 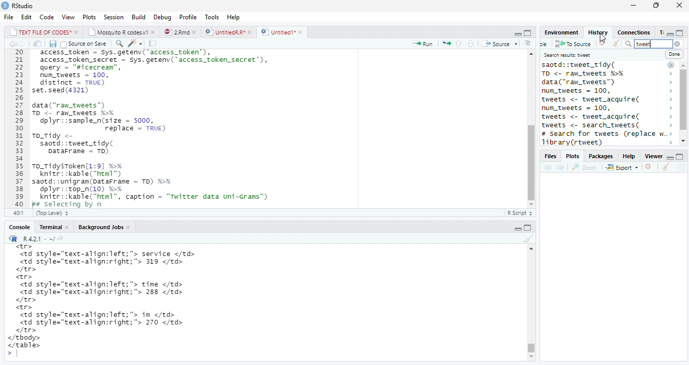 What do you see at coordinates (105, 227) in the screenshot?
I see `Background Jobs` at bounding box center [105, 227].